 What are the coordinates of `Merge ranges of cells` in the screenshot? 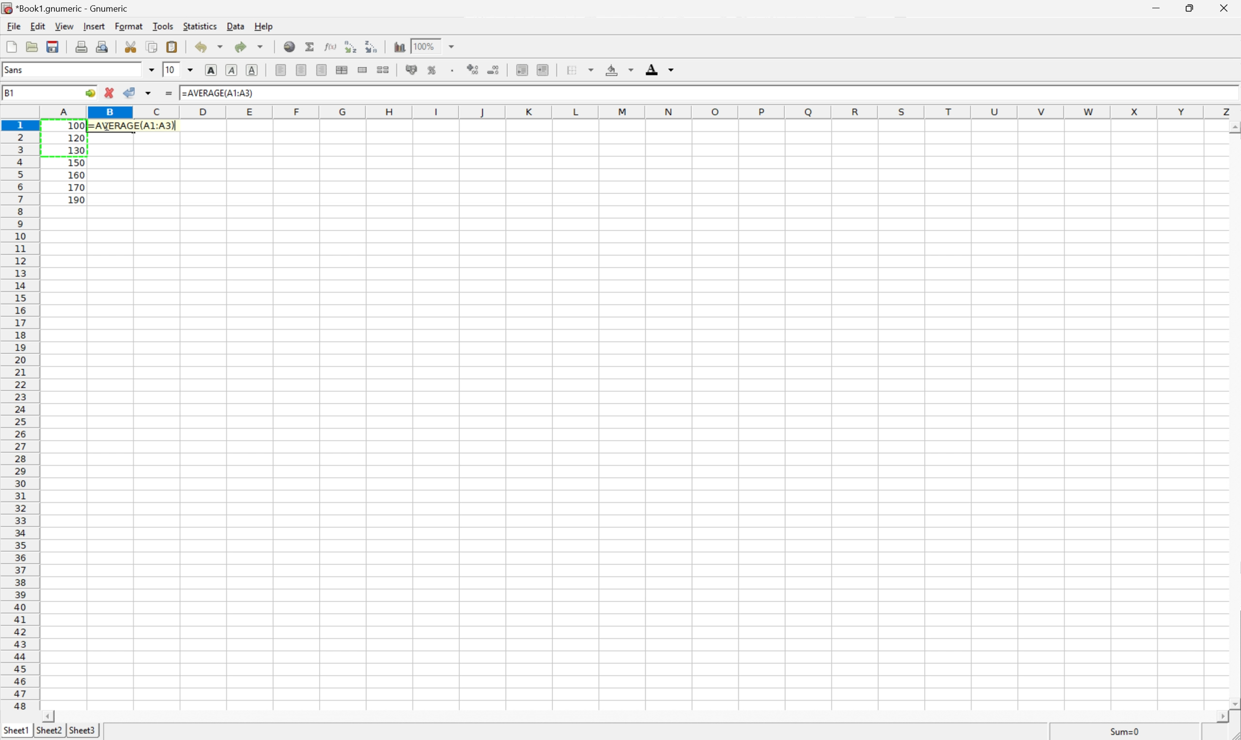 It's located at (363, 70).